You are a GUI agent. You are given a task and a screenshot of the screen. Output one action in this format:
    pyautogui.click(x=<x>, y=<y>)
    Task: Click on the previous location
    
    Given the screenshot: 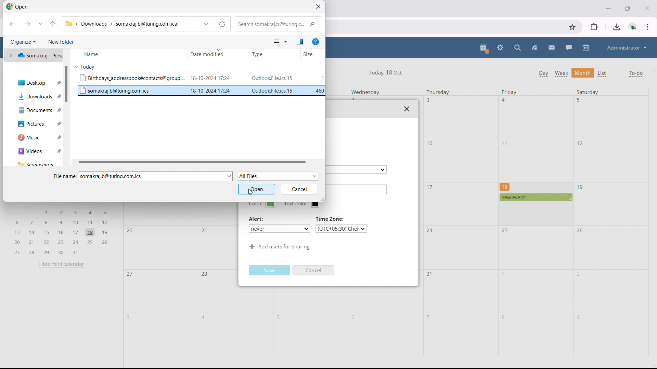 What is the action you would take?
    pyautogui.click(x=12, y=24)
    